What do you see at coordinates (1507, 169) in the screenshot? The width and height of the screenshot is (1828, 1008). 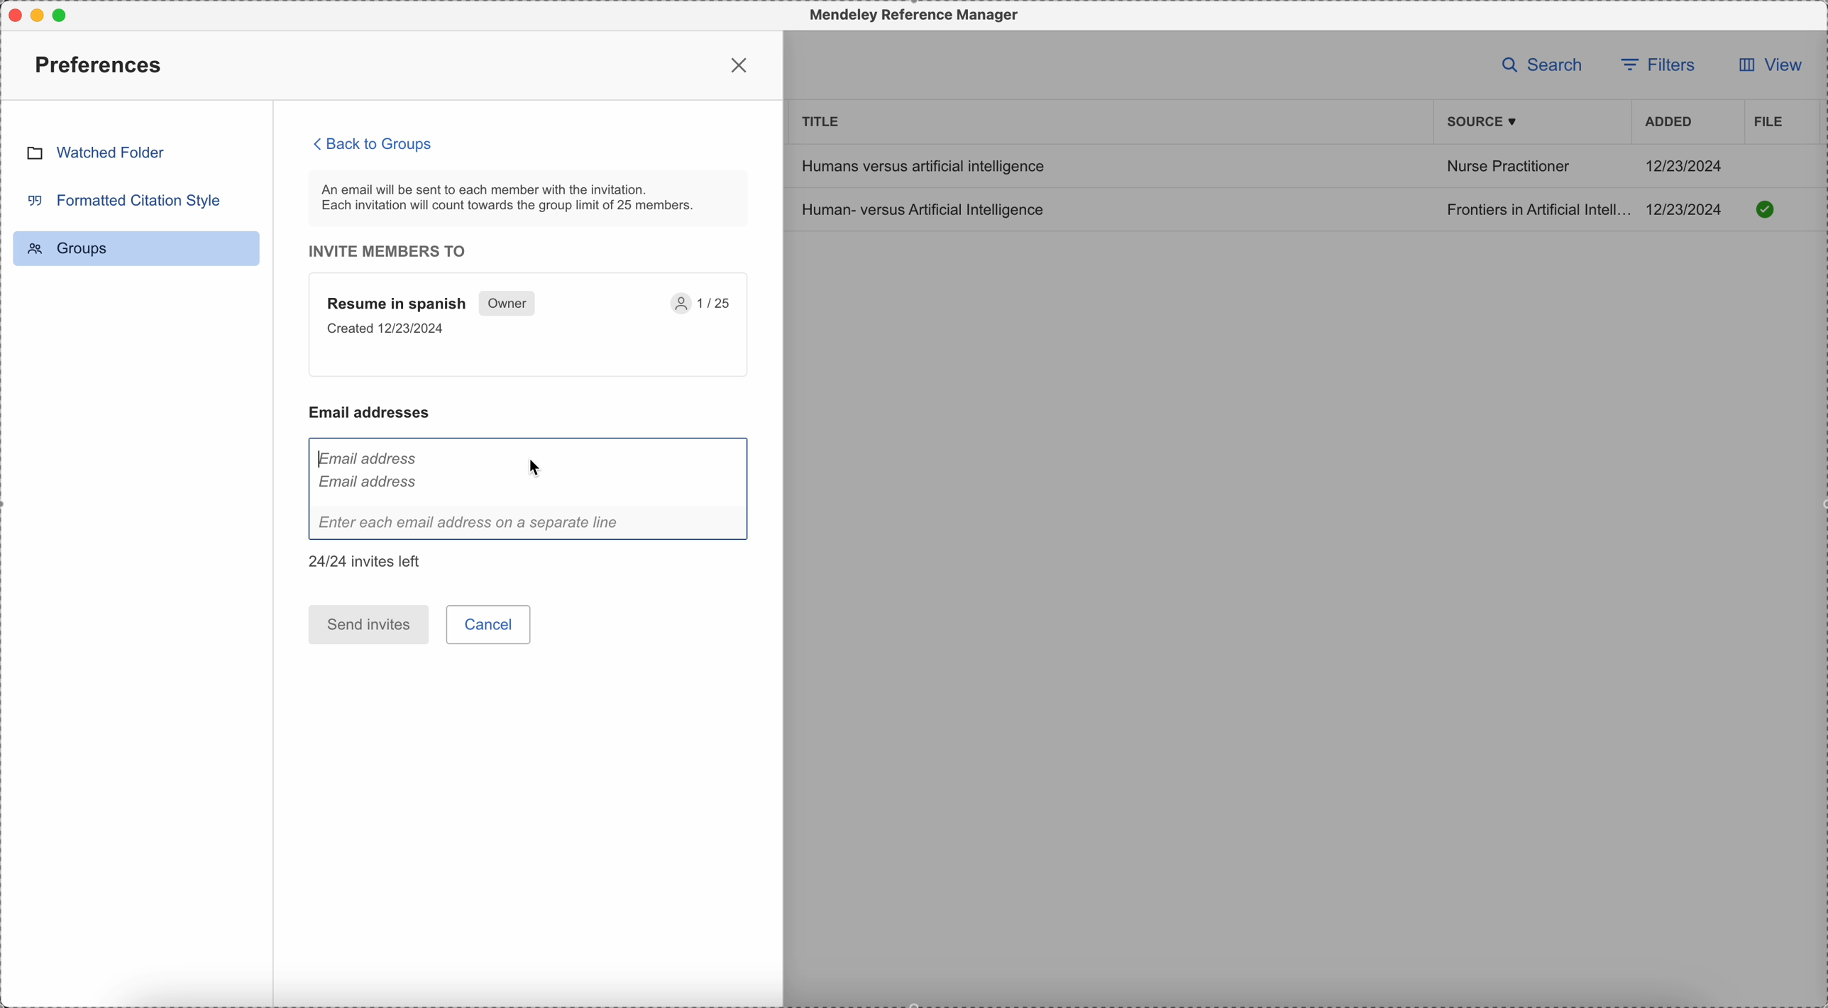 I see `Nurse Practitioner` at bounding box center [1507, 169].